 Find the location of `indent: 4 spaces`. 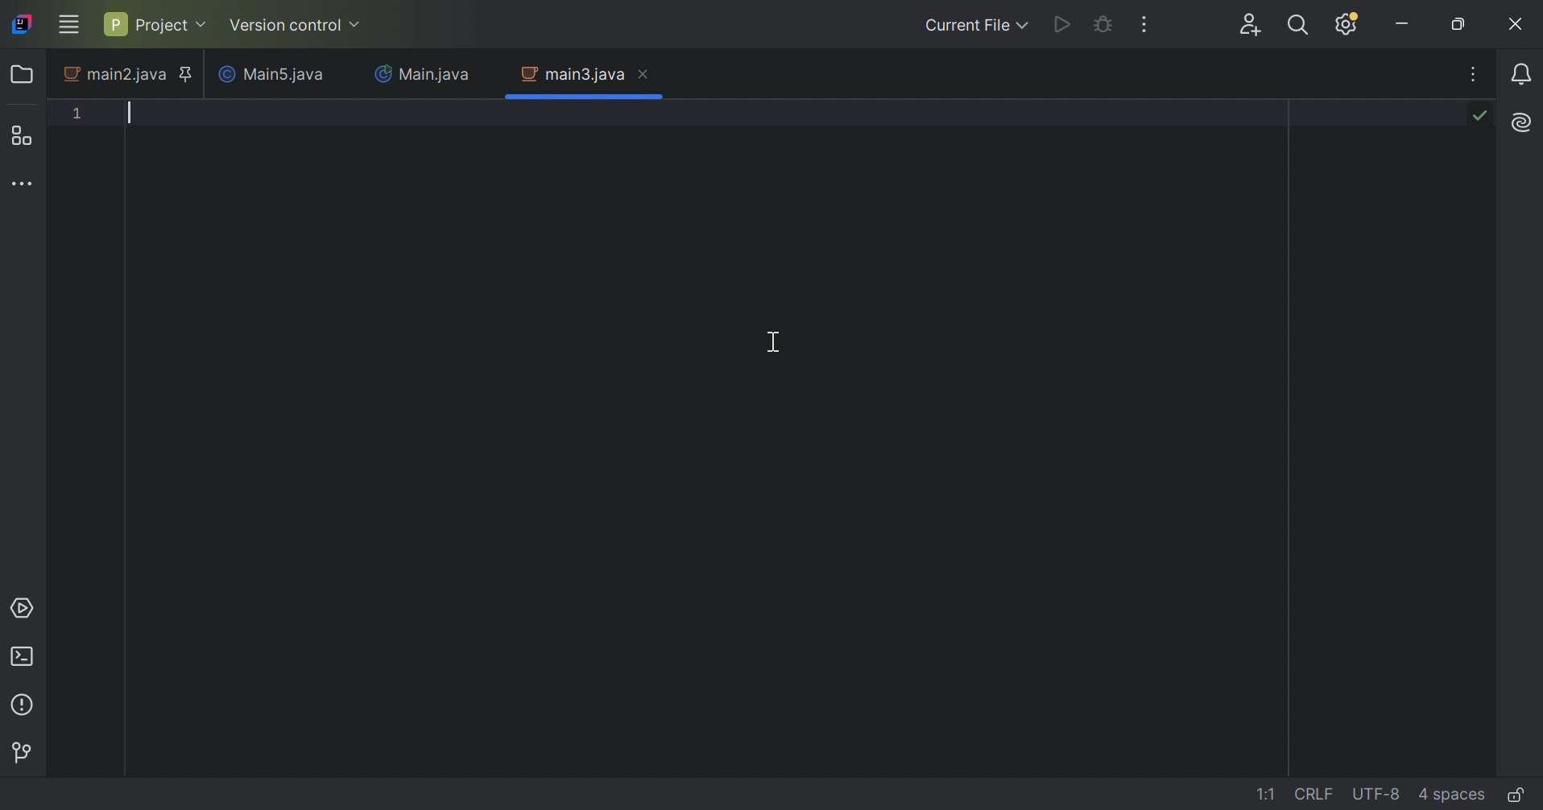

indent: 4 spaces is located at coordinates (1453, 795).